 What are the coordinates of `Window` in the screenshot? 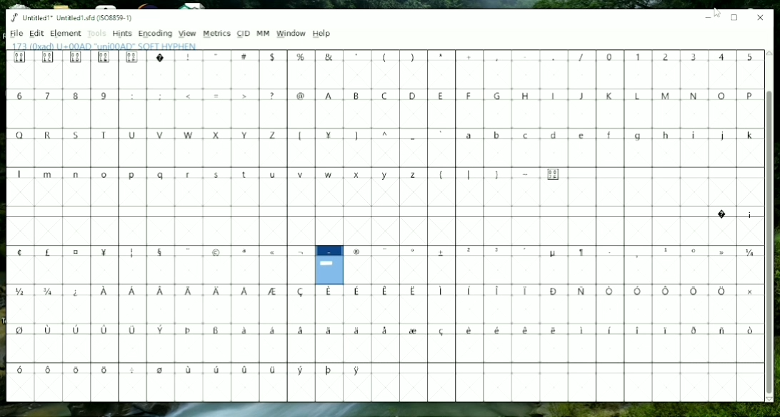 It's located at (291, 34).